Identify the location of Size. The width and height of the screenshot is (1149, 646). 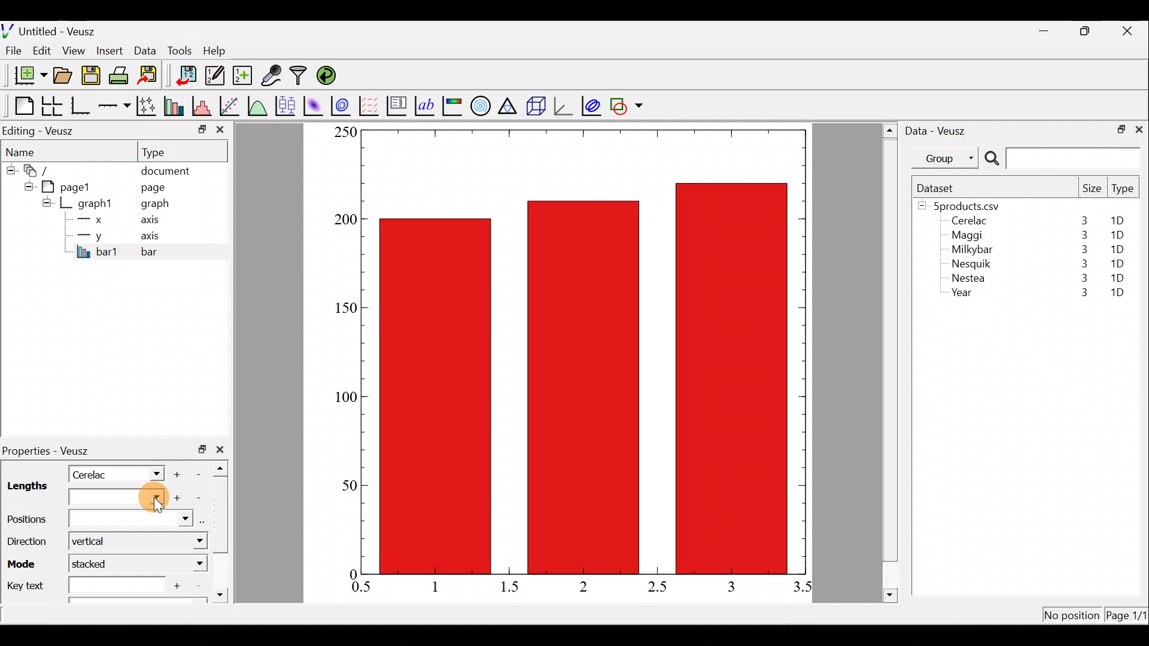
(1092, 189).